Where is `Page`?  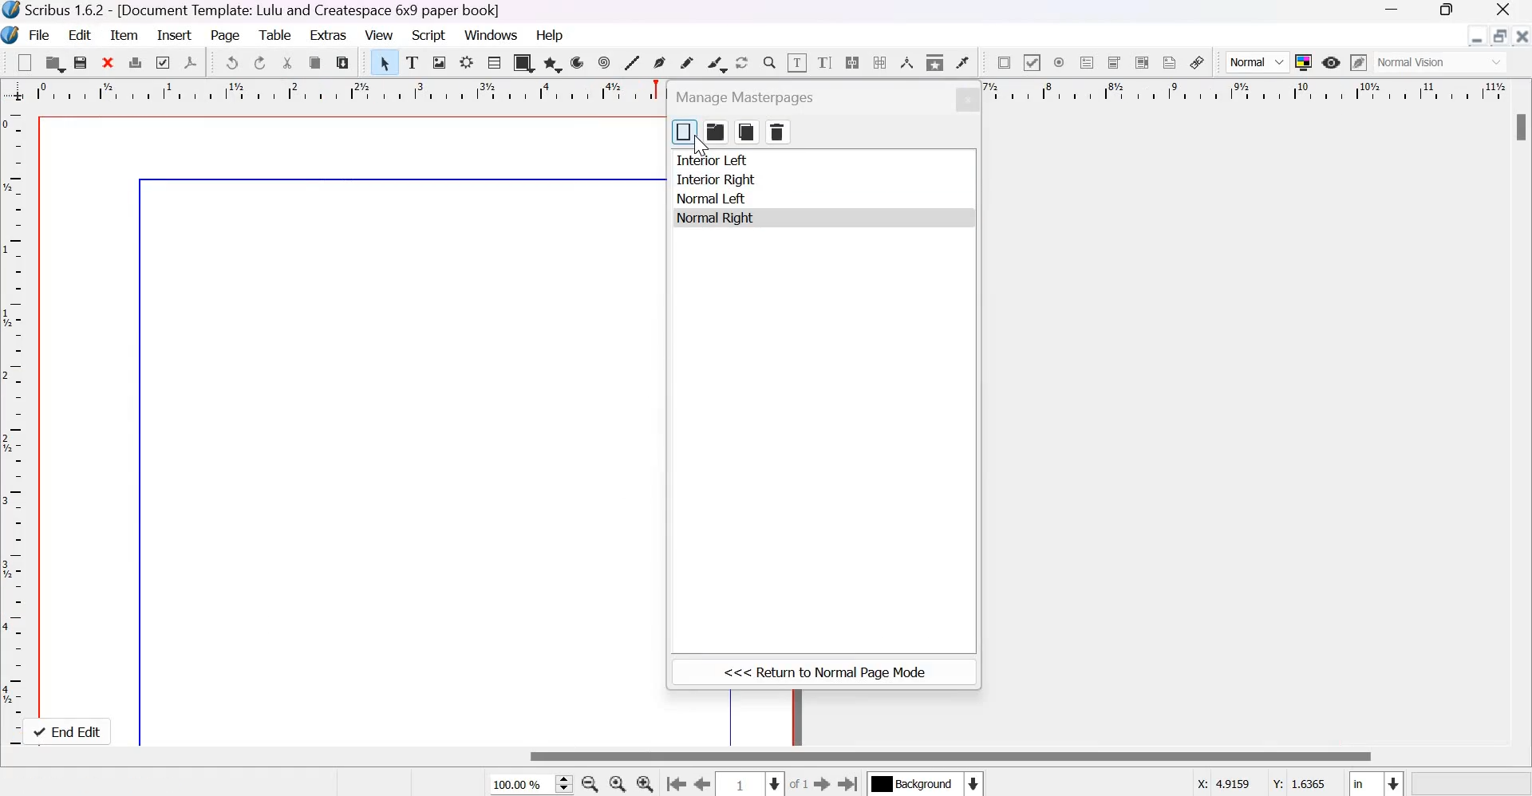
Page is located at coordinates (225, 36).